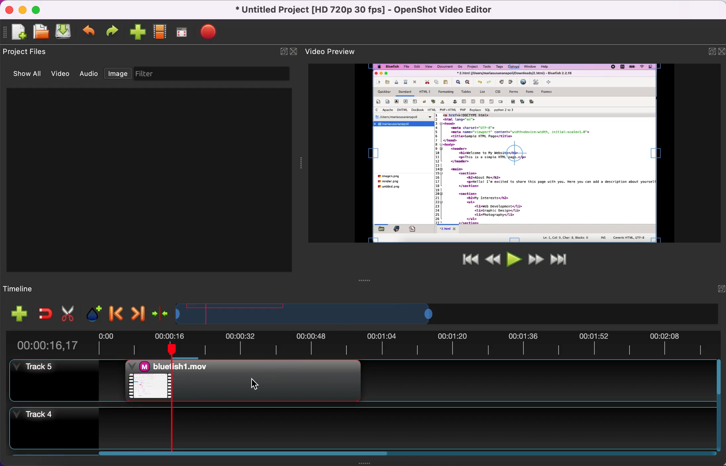 Image resolution: width=726 pixels, height=466 pixels. I want to click on add file, so click(16, 314).